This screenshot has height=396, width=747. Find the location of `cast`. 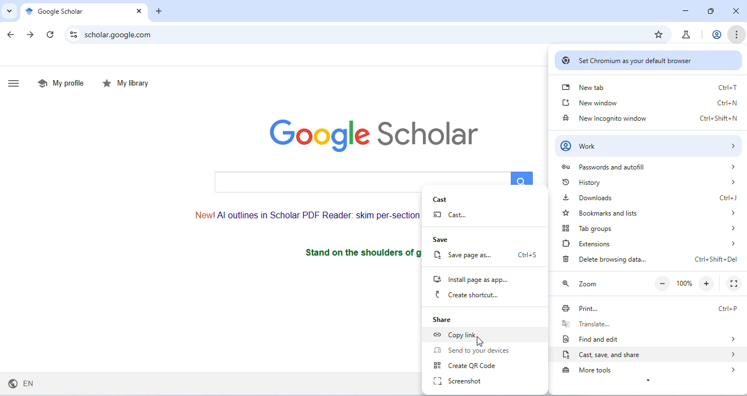

cast is located at coordinates (454, 199).